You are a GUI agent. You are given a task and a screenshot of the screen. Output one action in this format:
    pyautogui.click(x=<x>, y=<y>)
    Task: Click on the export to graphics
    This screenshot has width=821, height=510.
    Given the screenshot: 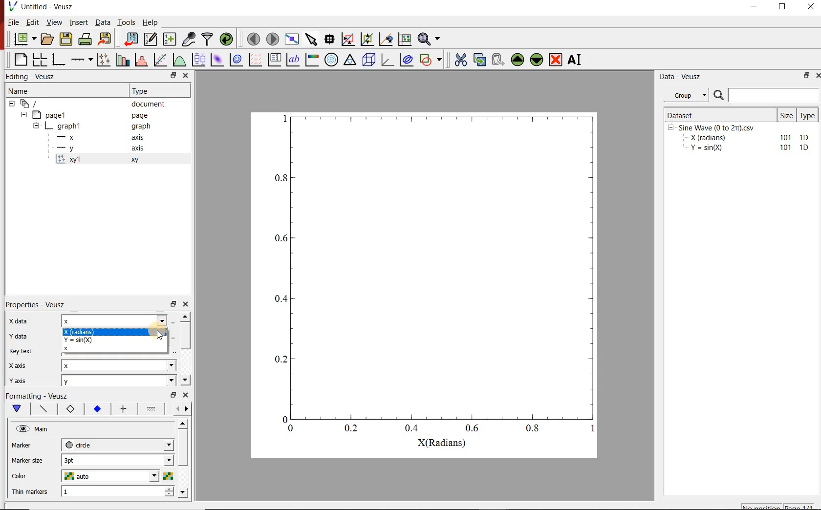 What is the action you would take?
    pyautogui.click(x=106, y=39)
    